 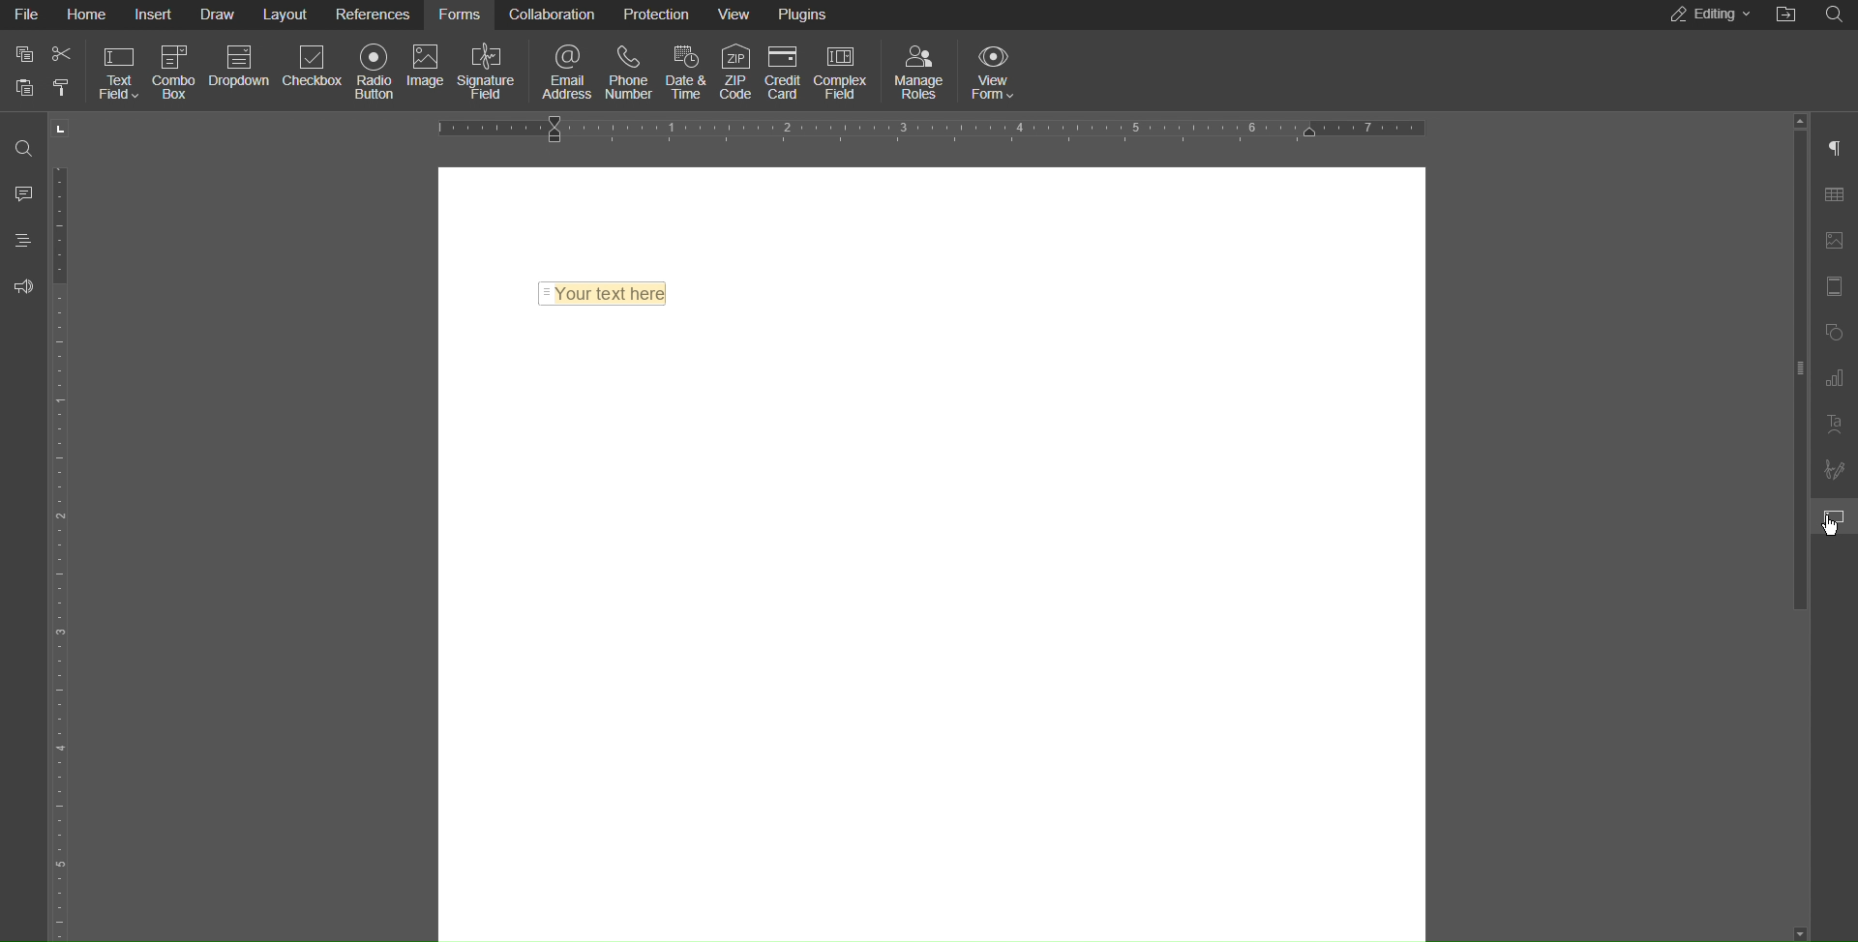 I want to click on Home, so click(x=86, y=15).